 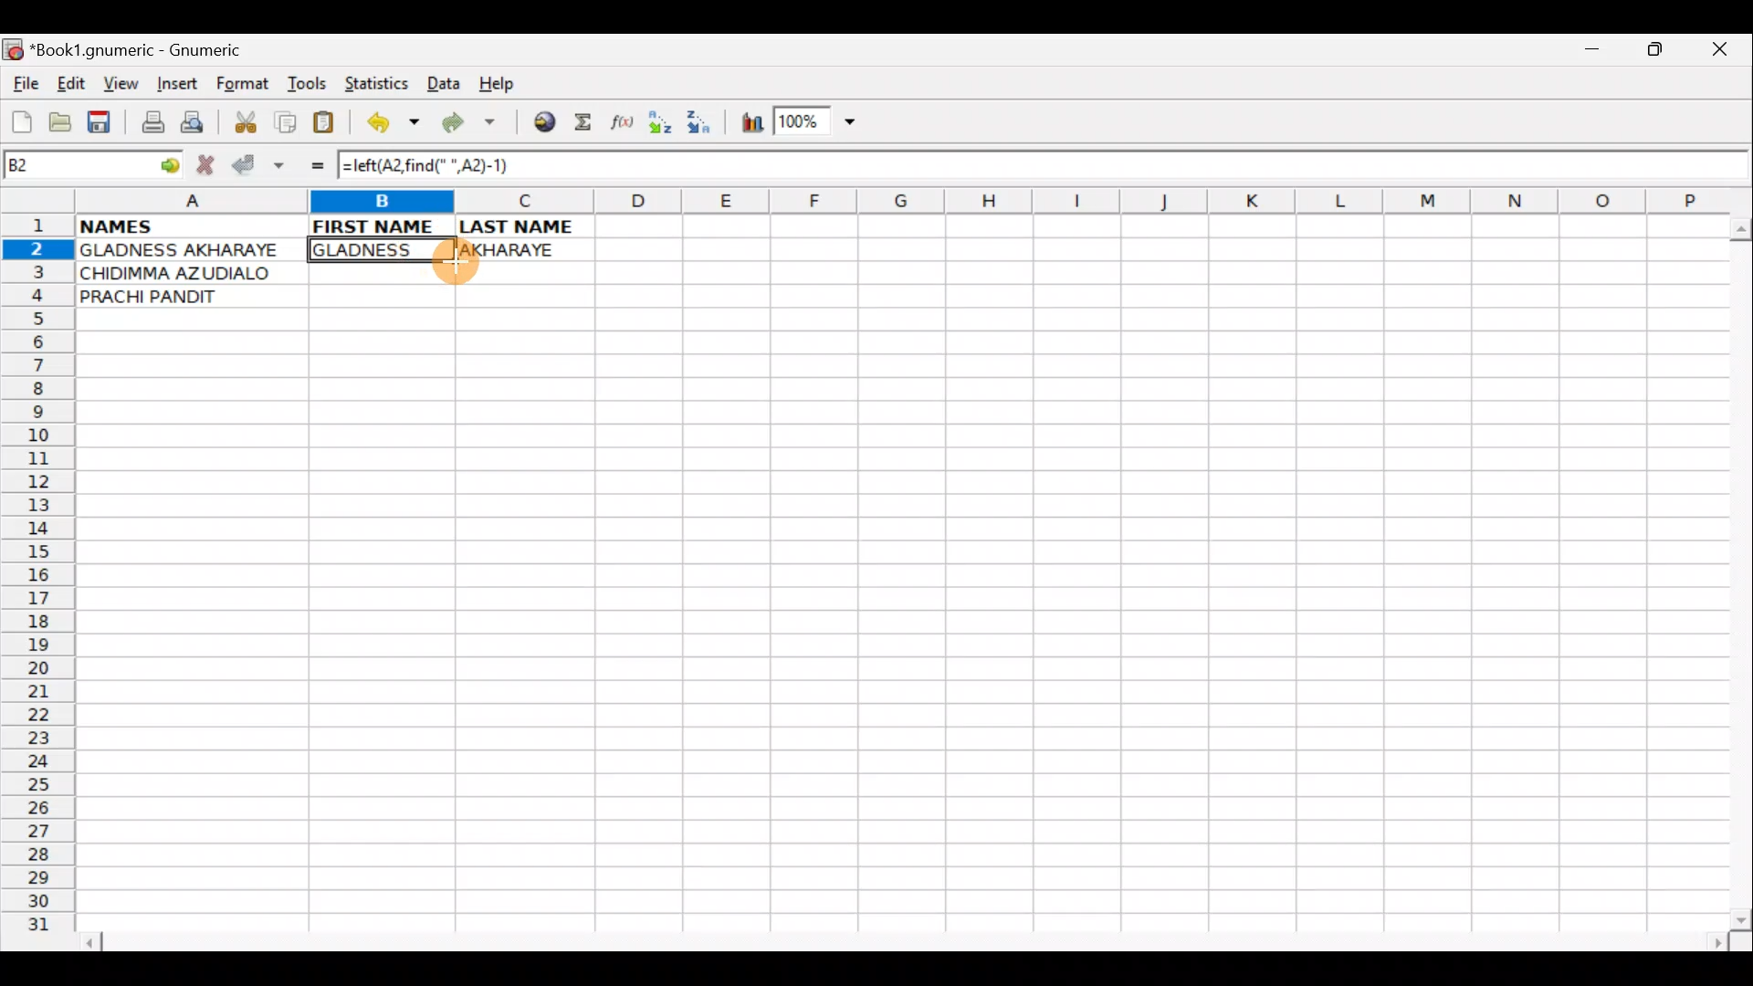 I want to click on Cell name B2, so click(x=73, y=166).